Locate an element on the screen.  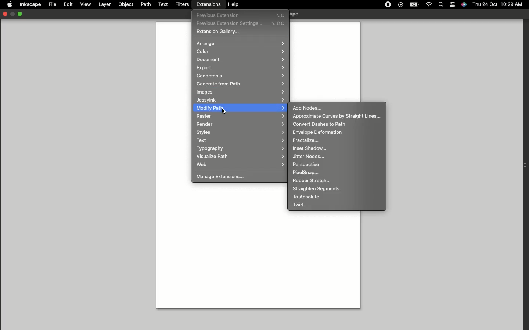
Extension is located at coordinates (525, 162).